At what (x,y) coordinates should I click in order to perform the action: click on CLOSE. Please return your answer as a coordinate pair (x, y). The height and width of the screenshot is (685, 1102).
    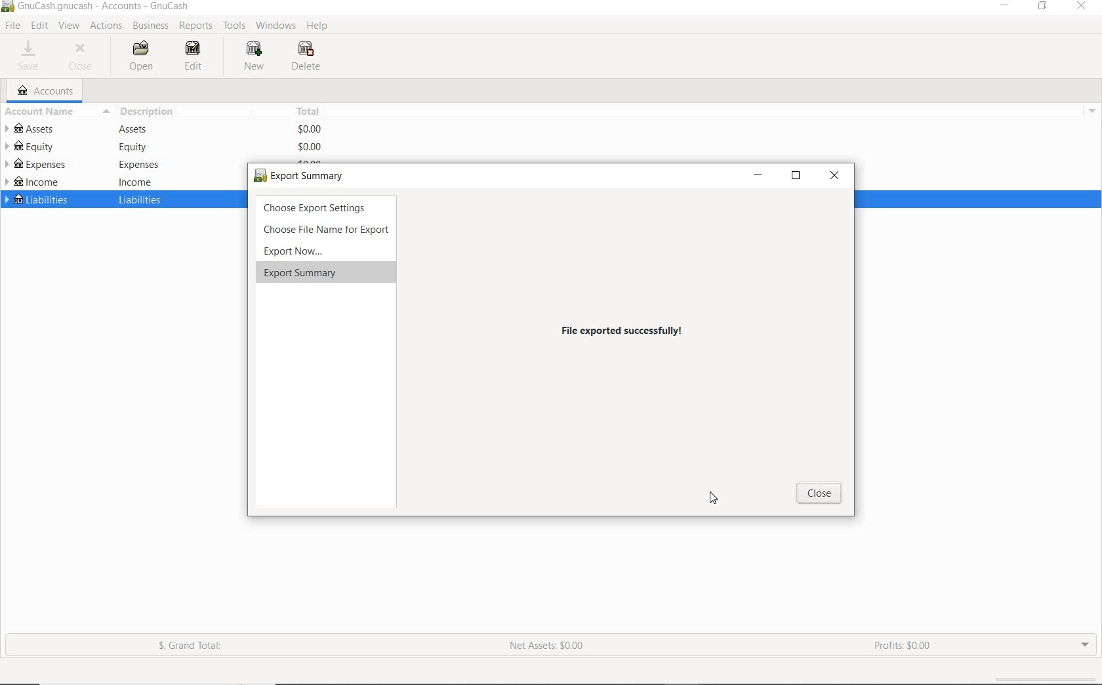
    Looking at the image, I should click on (83, 56).